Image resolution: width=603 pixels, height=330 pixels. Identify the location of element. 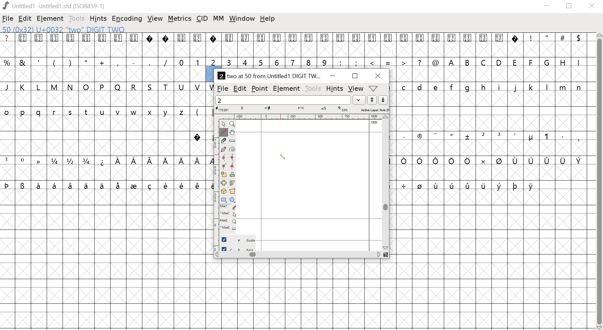
(288, 88).